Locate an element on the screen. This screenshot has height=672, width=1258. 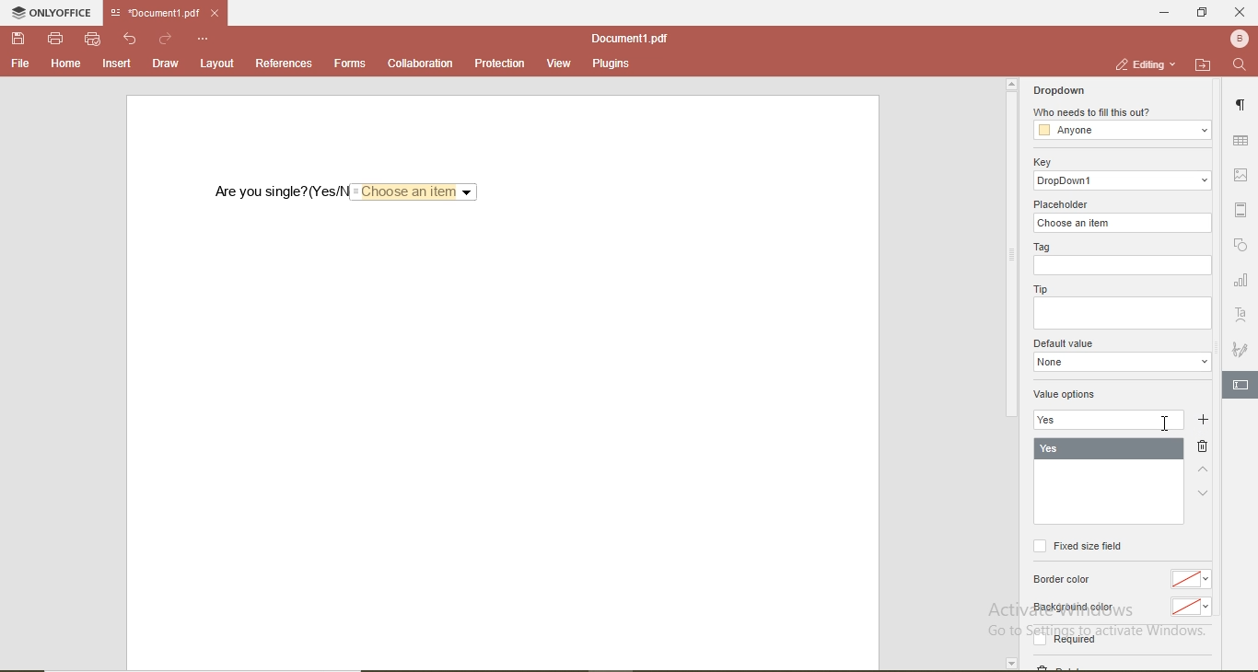
placeholder is located at coordinates (1060, 203).